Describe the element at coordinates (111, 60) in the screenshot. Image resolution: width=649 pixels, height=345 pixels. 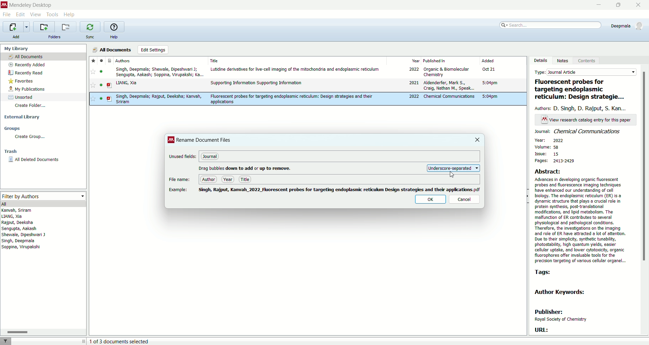
I see `document` at that location.